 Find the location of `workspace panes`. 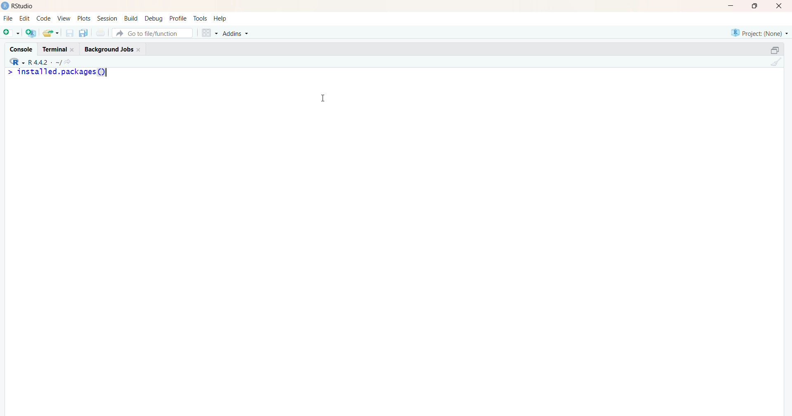

workspace panes is located at coordinates (209, 34).